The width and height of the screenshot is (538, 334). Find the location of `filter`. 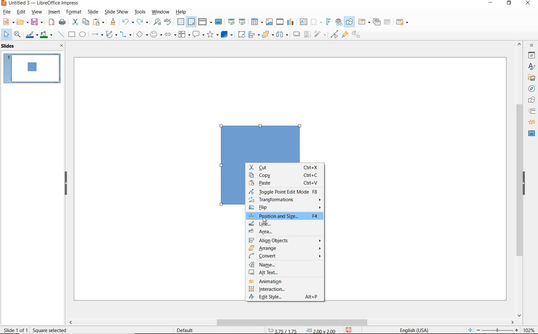

filter is located at coordinates (321, 35).